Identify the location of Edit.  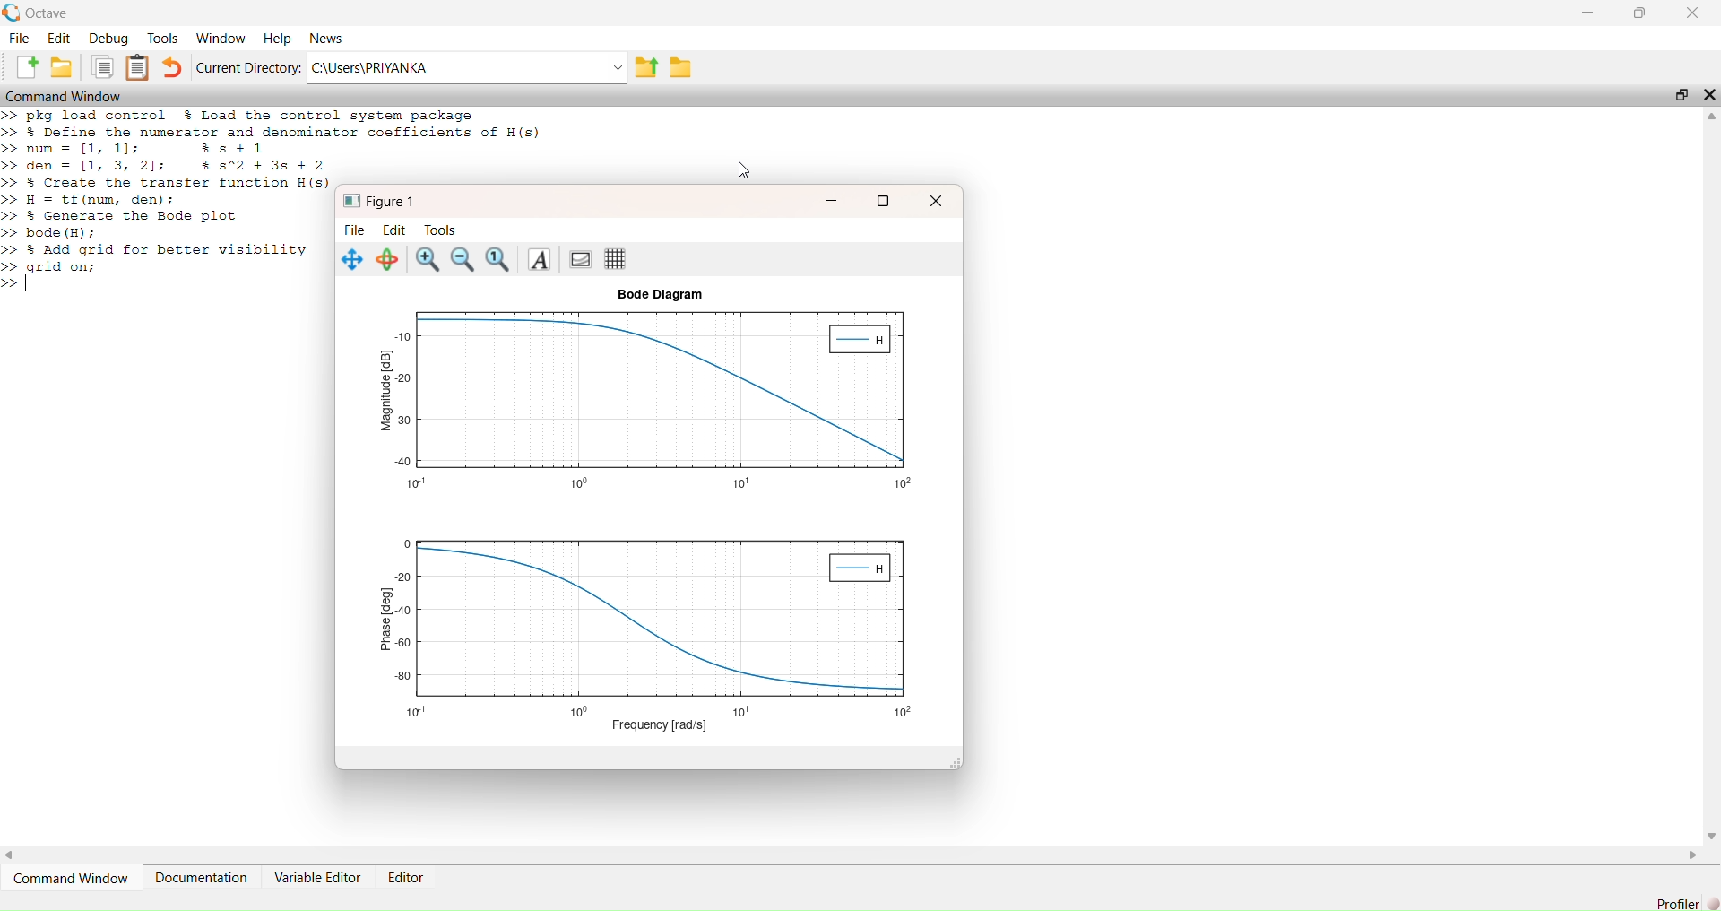
(394, 230).